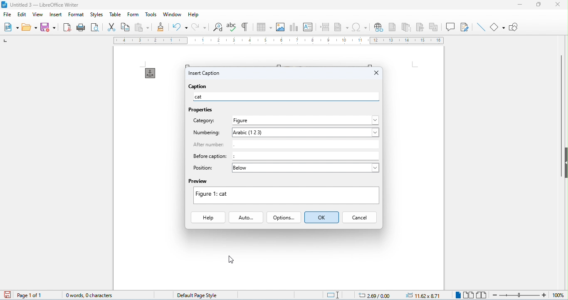 This screenshot has height=300, width=568. Describe the element at coordinates (378, 27) in the screenshot. I see `insert hyperlink` at that location.